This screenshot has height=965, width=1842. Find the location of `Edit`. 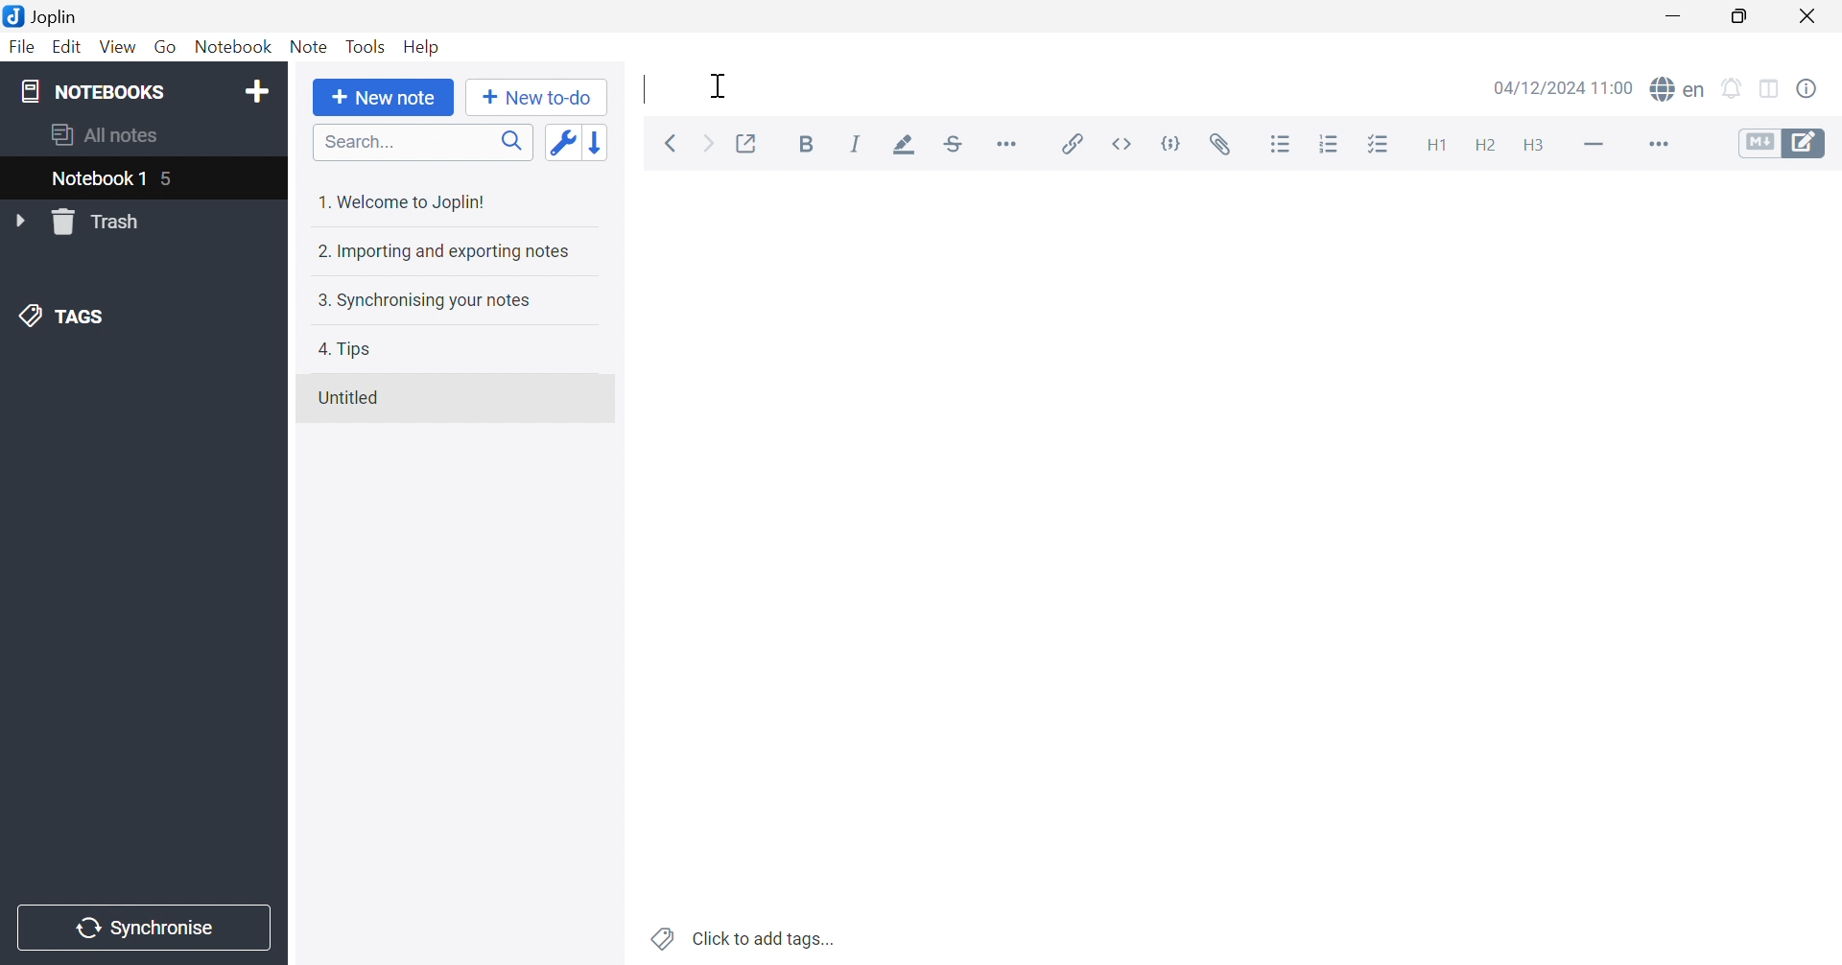

Edit is located at coordinates (68, 50).